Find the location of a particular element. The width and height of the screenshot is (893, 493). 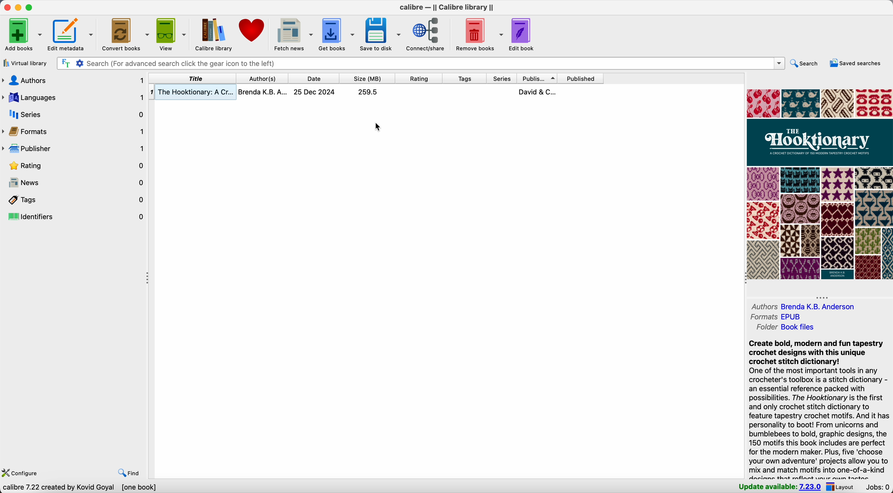

edit metadata is located at coordinates (72, 35).